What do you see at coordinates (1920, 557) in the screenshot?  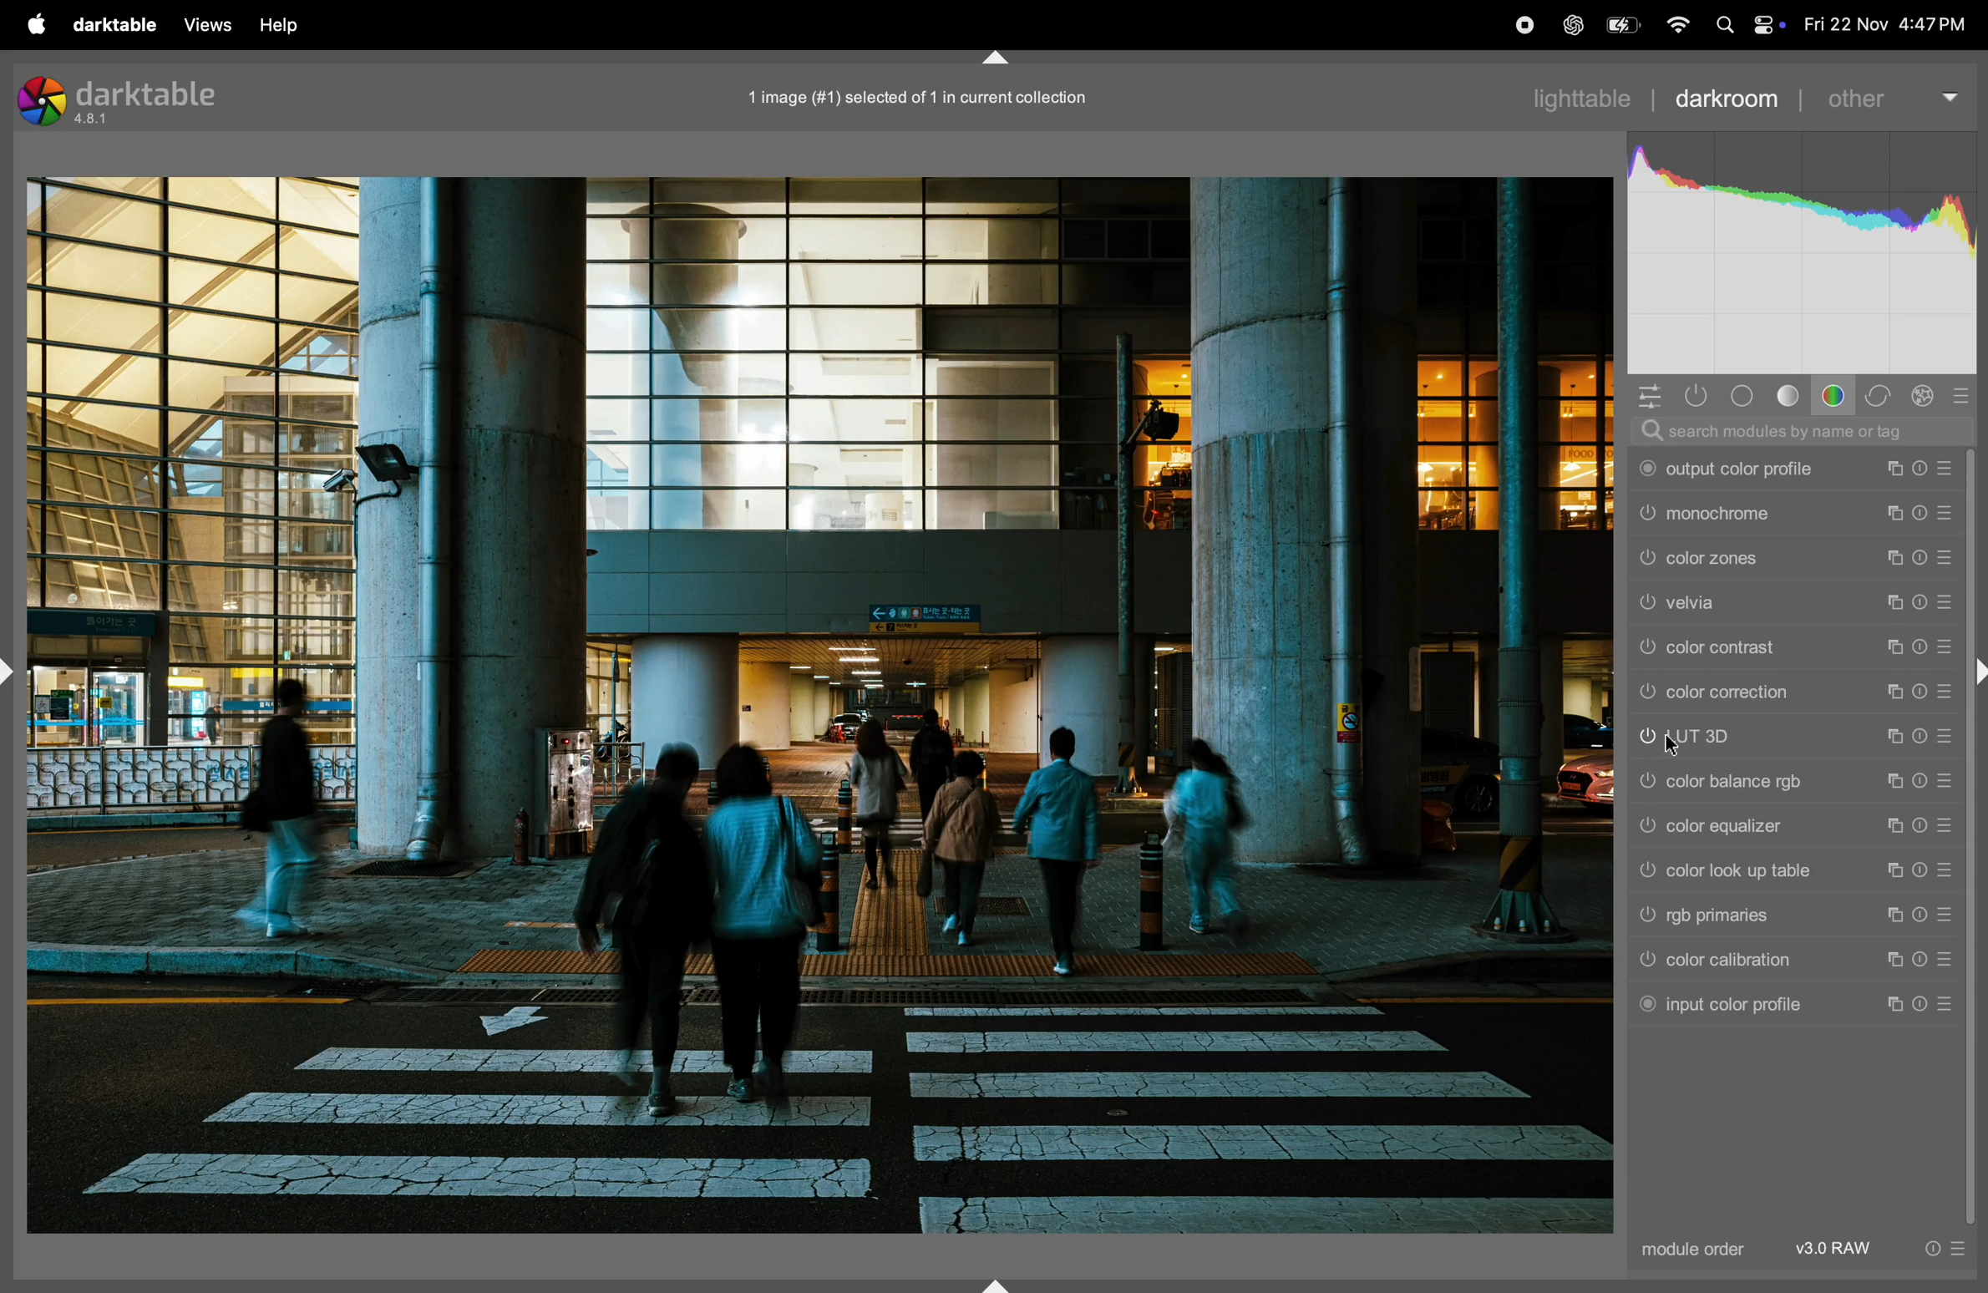 I see `reset` at bounding box center [1920, 557].